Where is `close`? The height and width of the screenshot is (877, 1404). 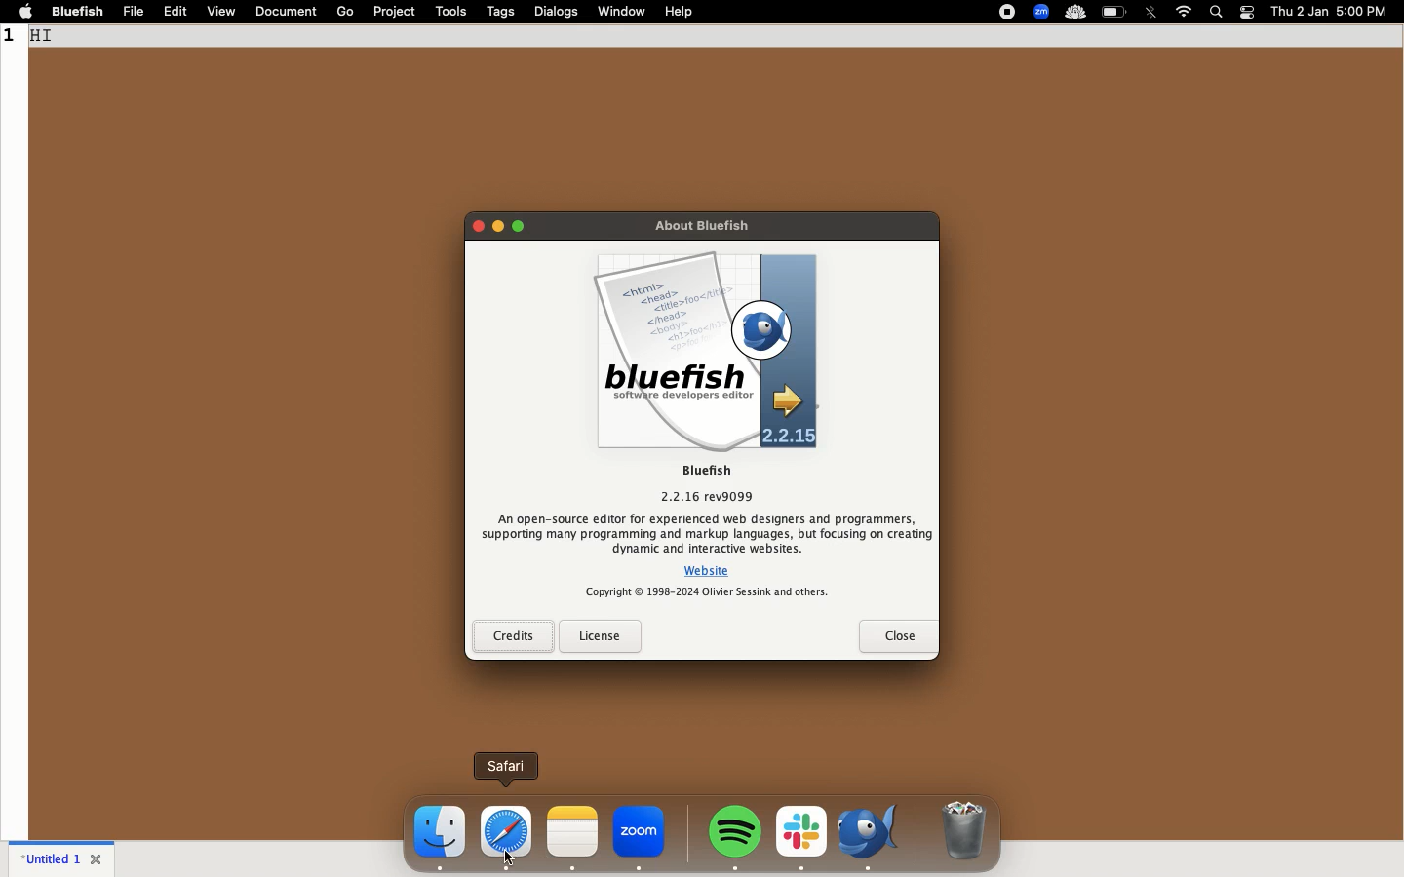
close is located at coordinates (476, 228).